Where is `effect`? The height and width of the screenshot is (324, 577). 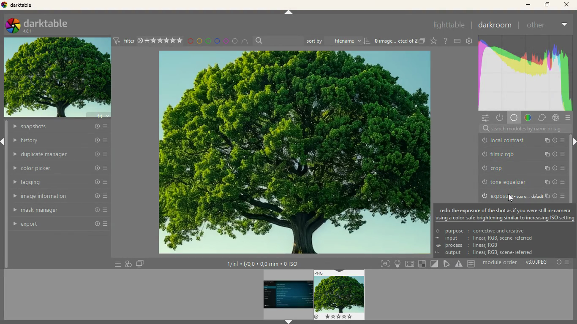
effect is located at coordinates (556, 118).